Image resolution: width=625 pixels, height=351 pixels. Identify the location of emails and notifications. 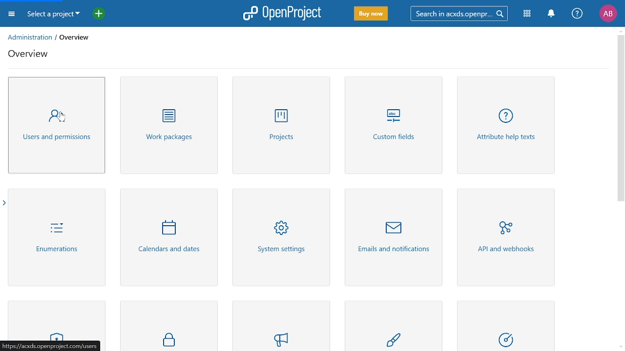
(394, 236).